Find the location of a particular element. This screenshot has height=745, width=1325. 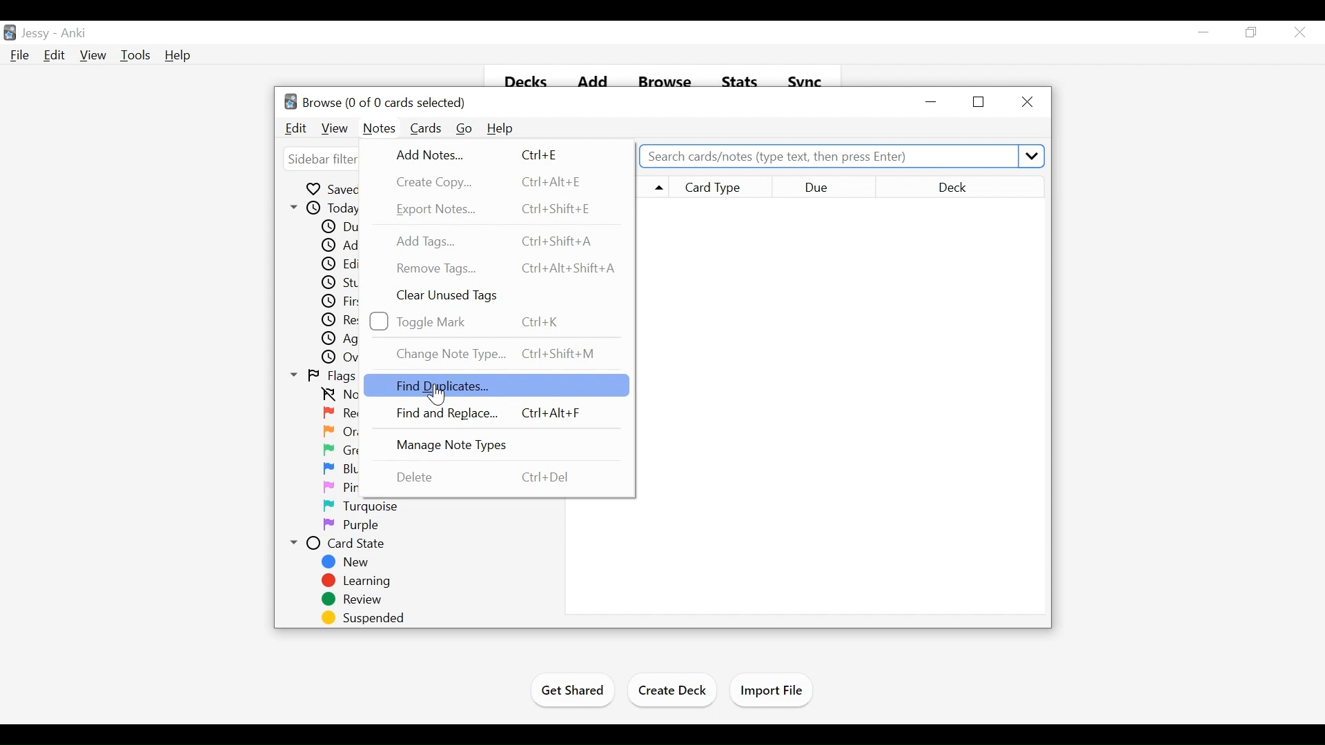

Anki is located at coordinates (74, 34).